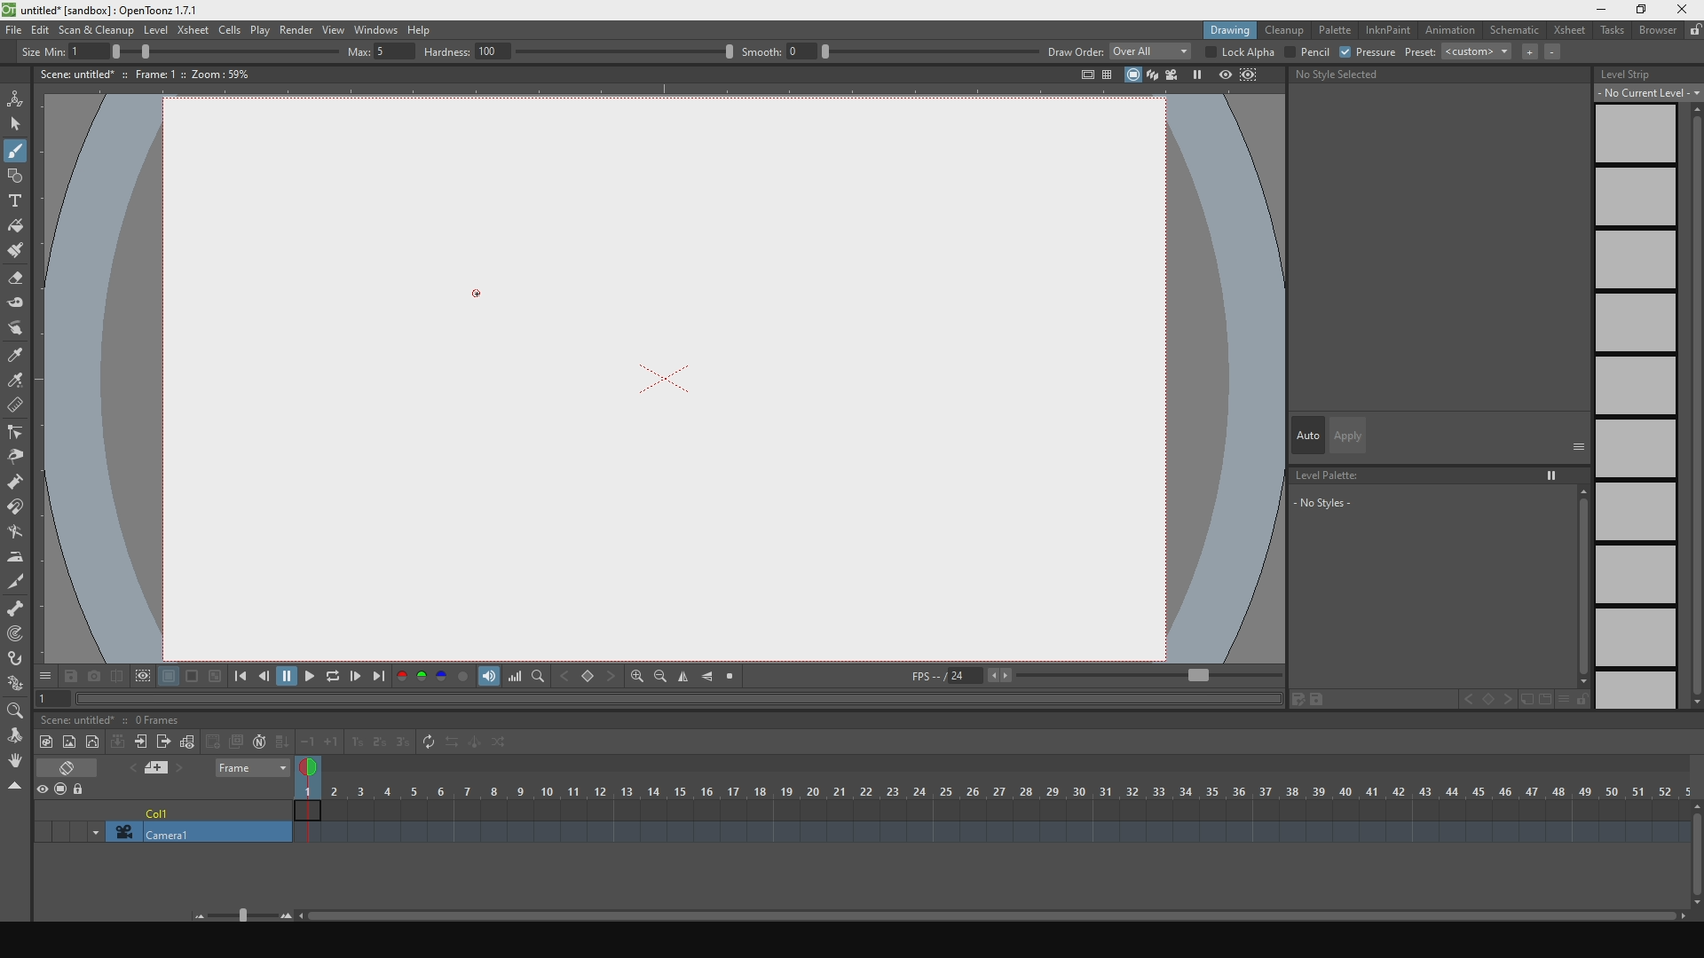 The width and height of the screenshot is (1704, 958). What do you see at coordinates (1571, 31) in the screenshot?
I see `xsheet` at bounding box center [1571, 31].